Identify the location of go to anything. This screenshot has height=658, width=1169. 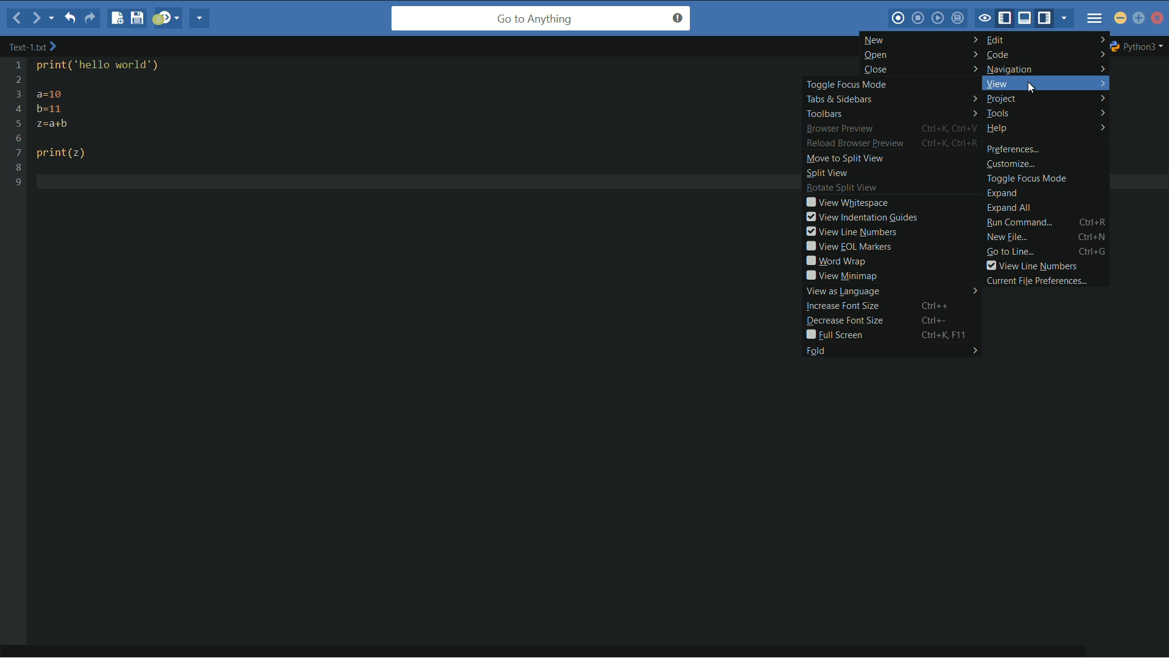
(540, 19).